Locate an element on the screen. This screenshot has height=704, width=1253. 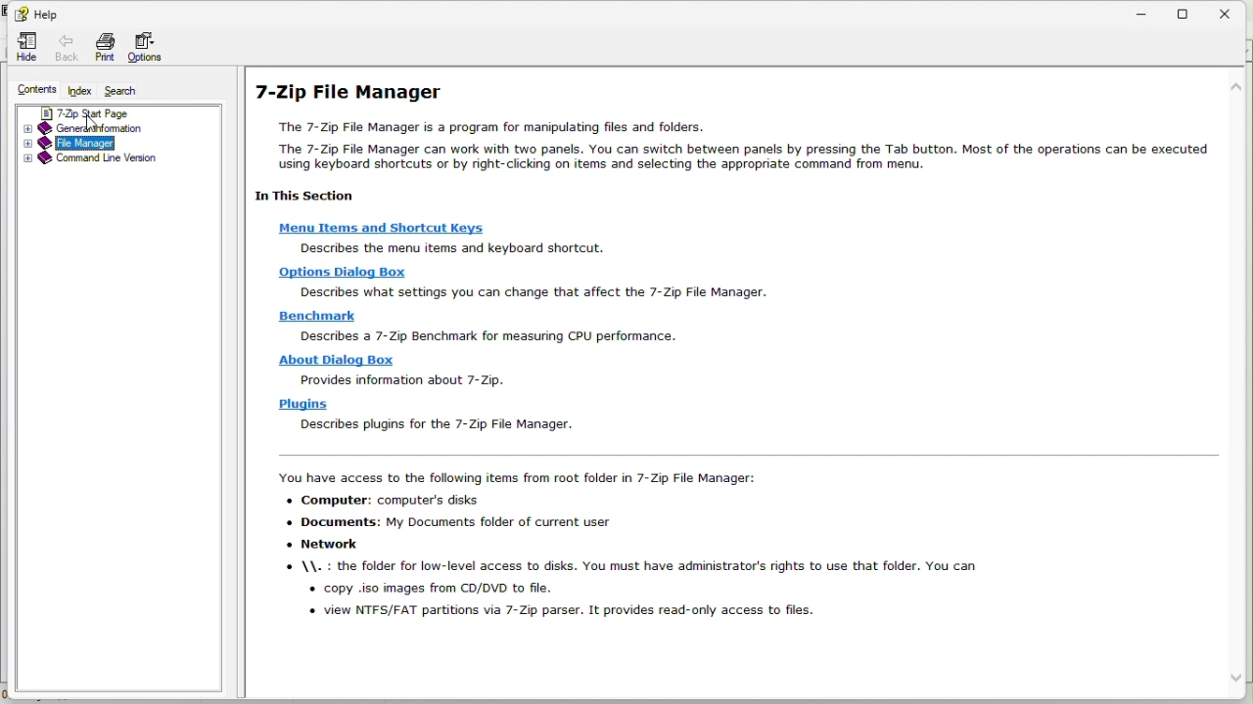
Options Dialogue box is located at coordinates (341, 272).